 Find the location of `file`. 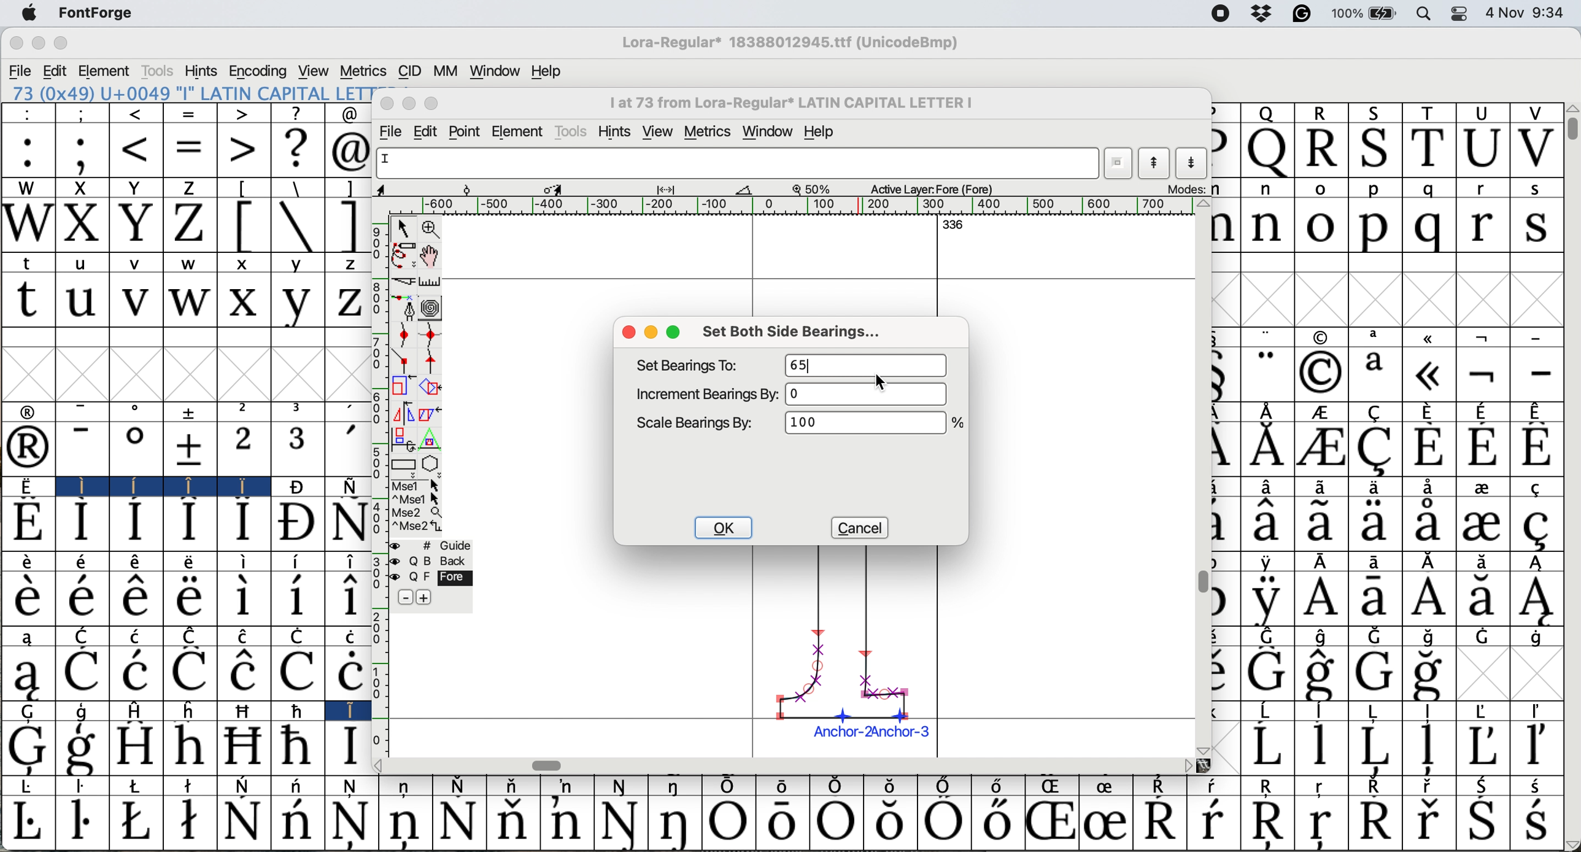

file is located at coordinates (393, 131).